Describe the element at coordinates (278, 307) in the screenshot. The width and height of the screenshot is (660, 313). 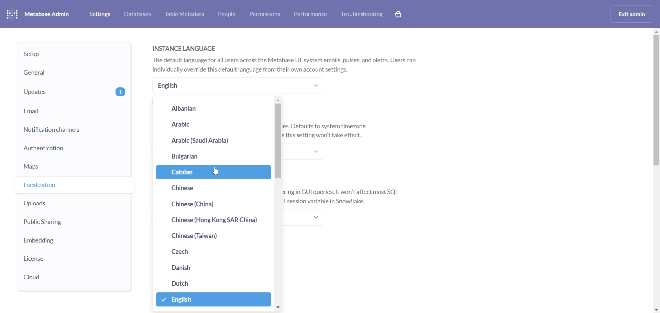
I see `move down` at that location.